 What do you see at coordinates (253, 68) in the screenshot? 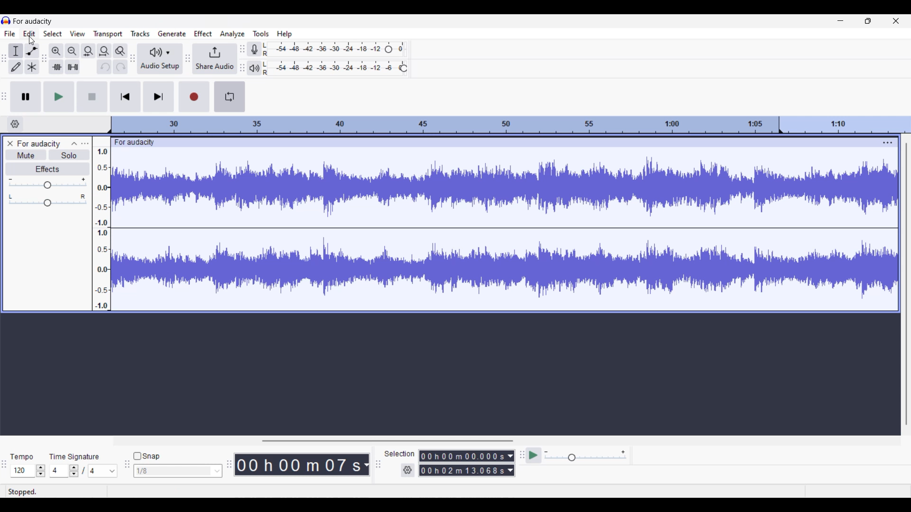
I see `Playback meter` at bounding box center [253, 68].